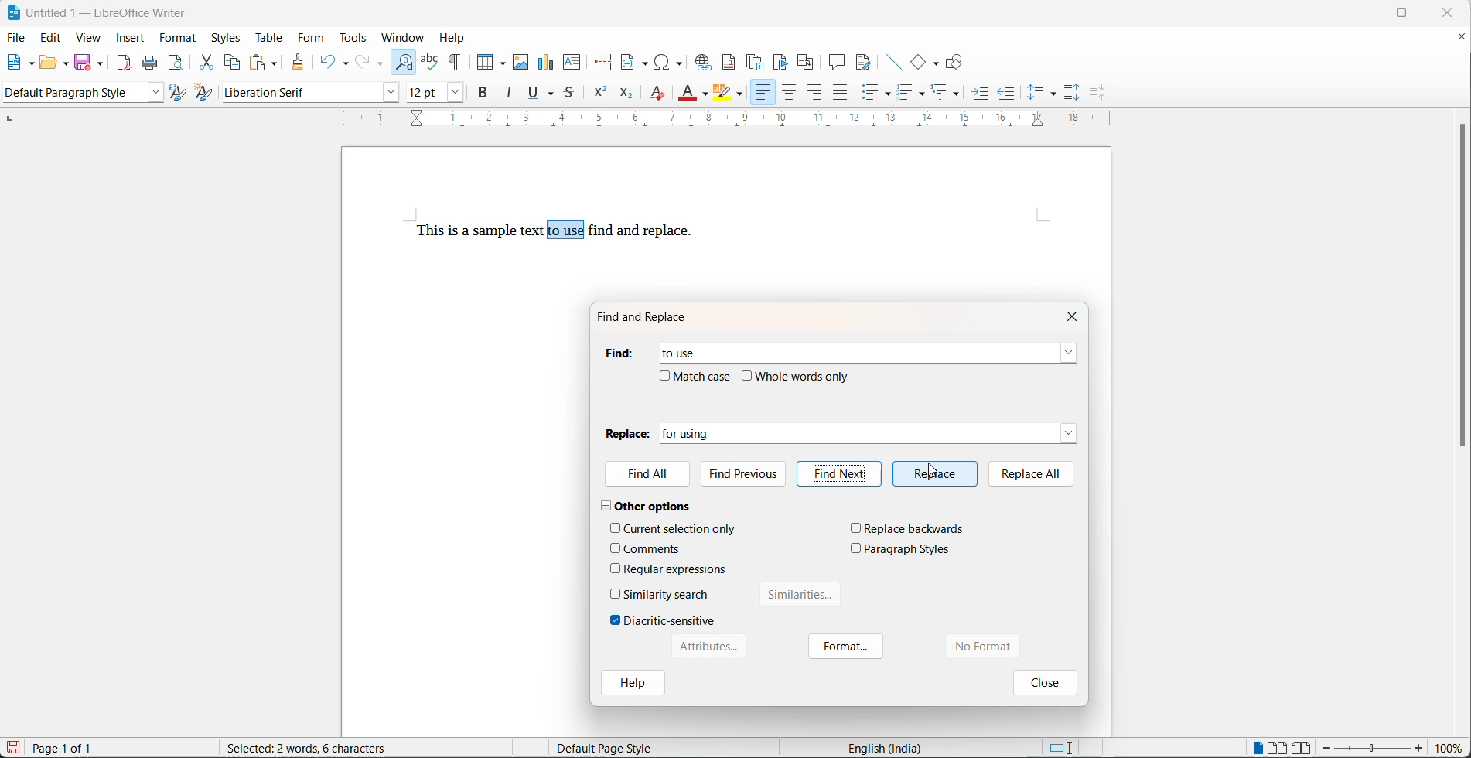  Describe the element at coordinates (327, 60) in the screenshot. I see `undo` at that location.